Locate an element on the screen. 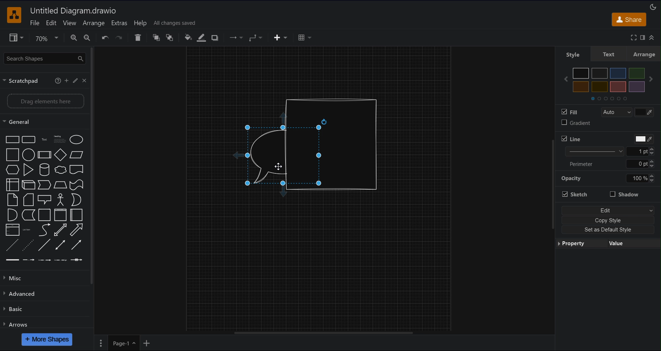 This screenshot has width=661, height=351. Close scratchpad is located at coordinates (84, 80).